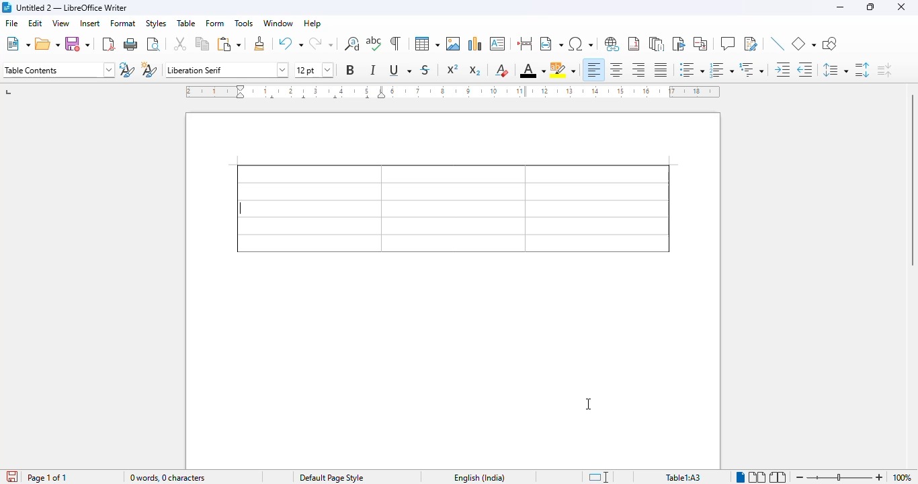  What do you see at coordinates (594, 69) in the screenshot?
I see `align left` at bounding box center [594, 69].